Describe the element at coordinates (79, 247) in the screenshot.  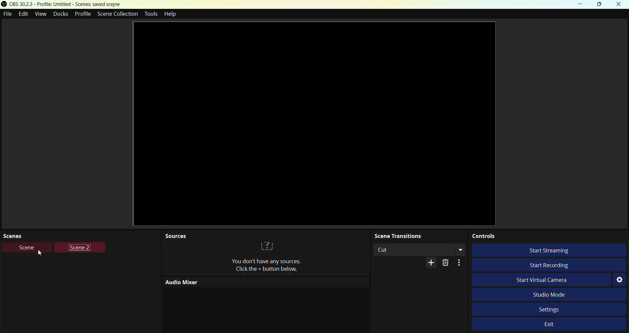
I see `Scene 2` at that location.